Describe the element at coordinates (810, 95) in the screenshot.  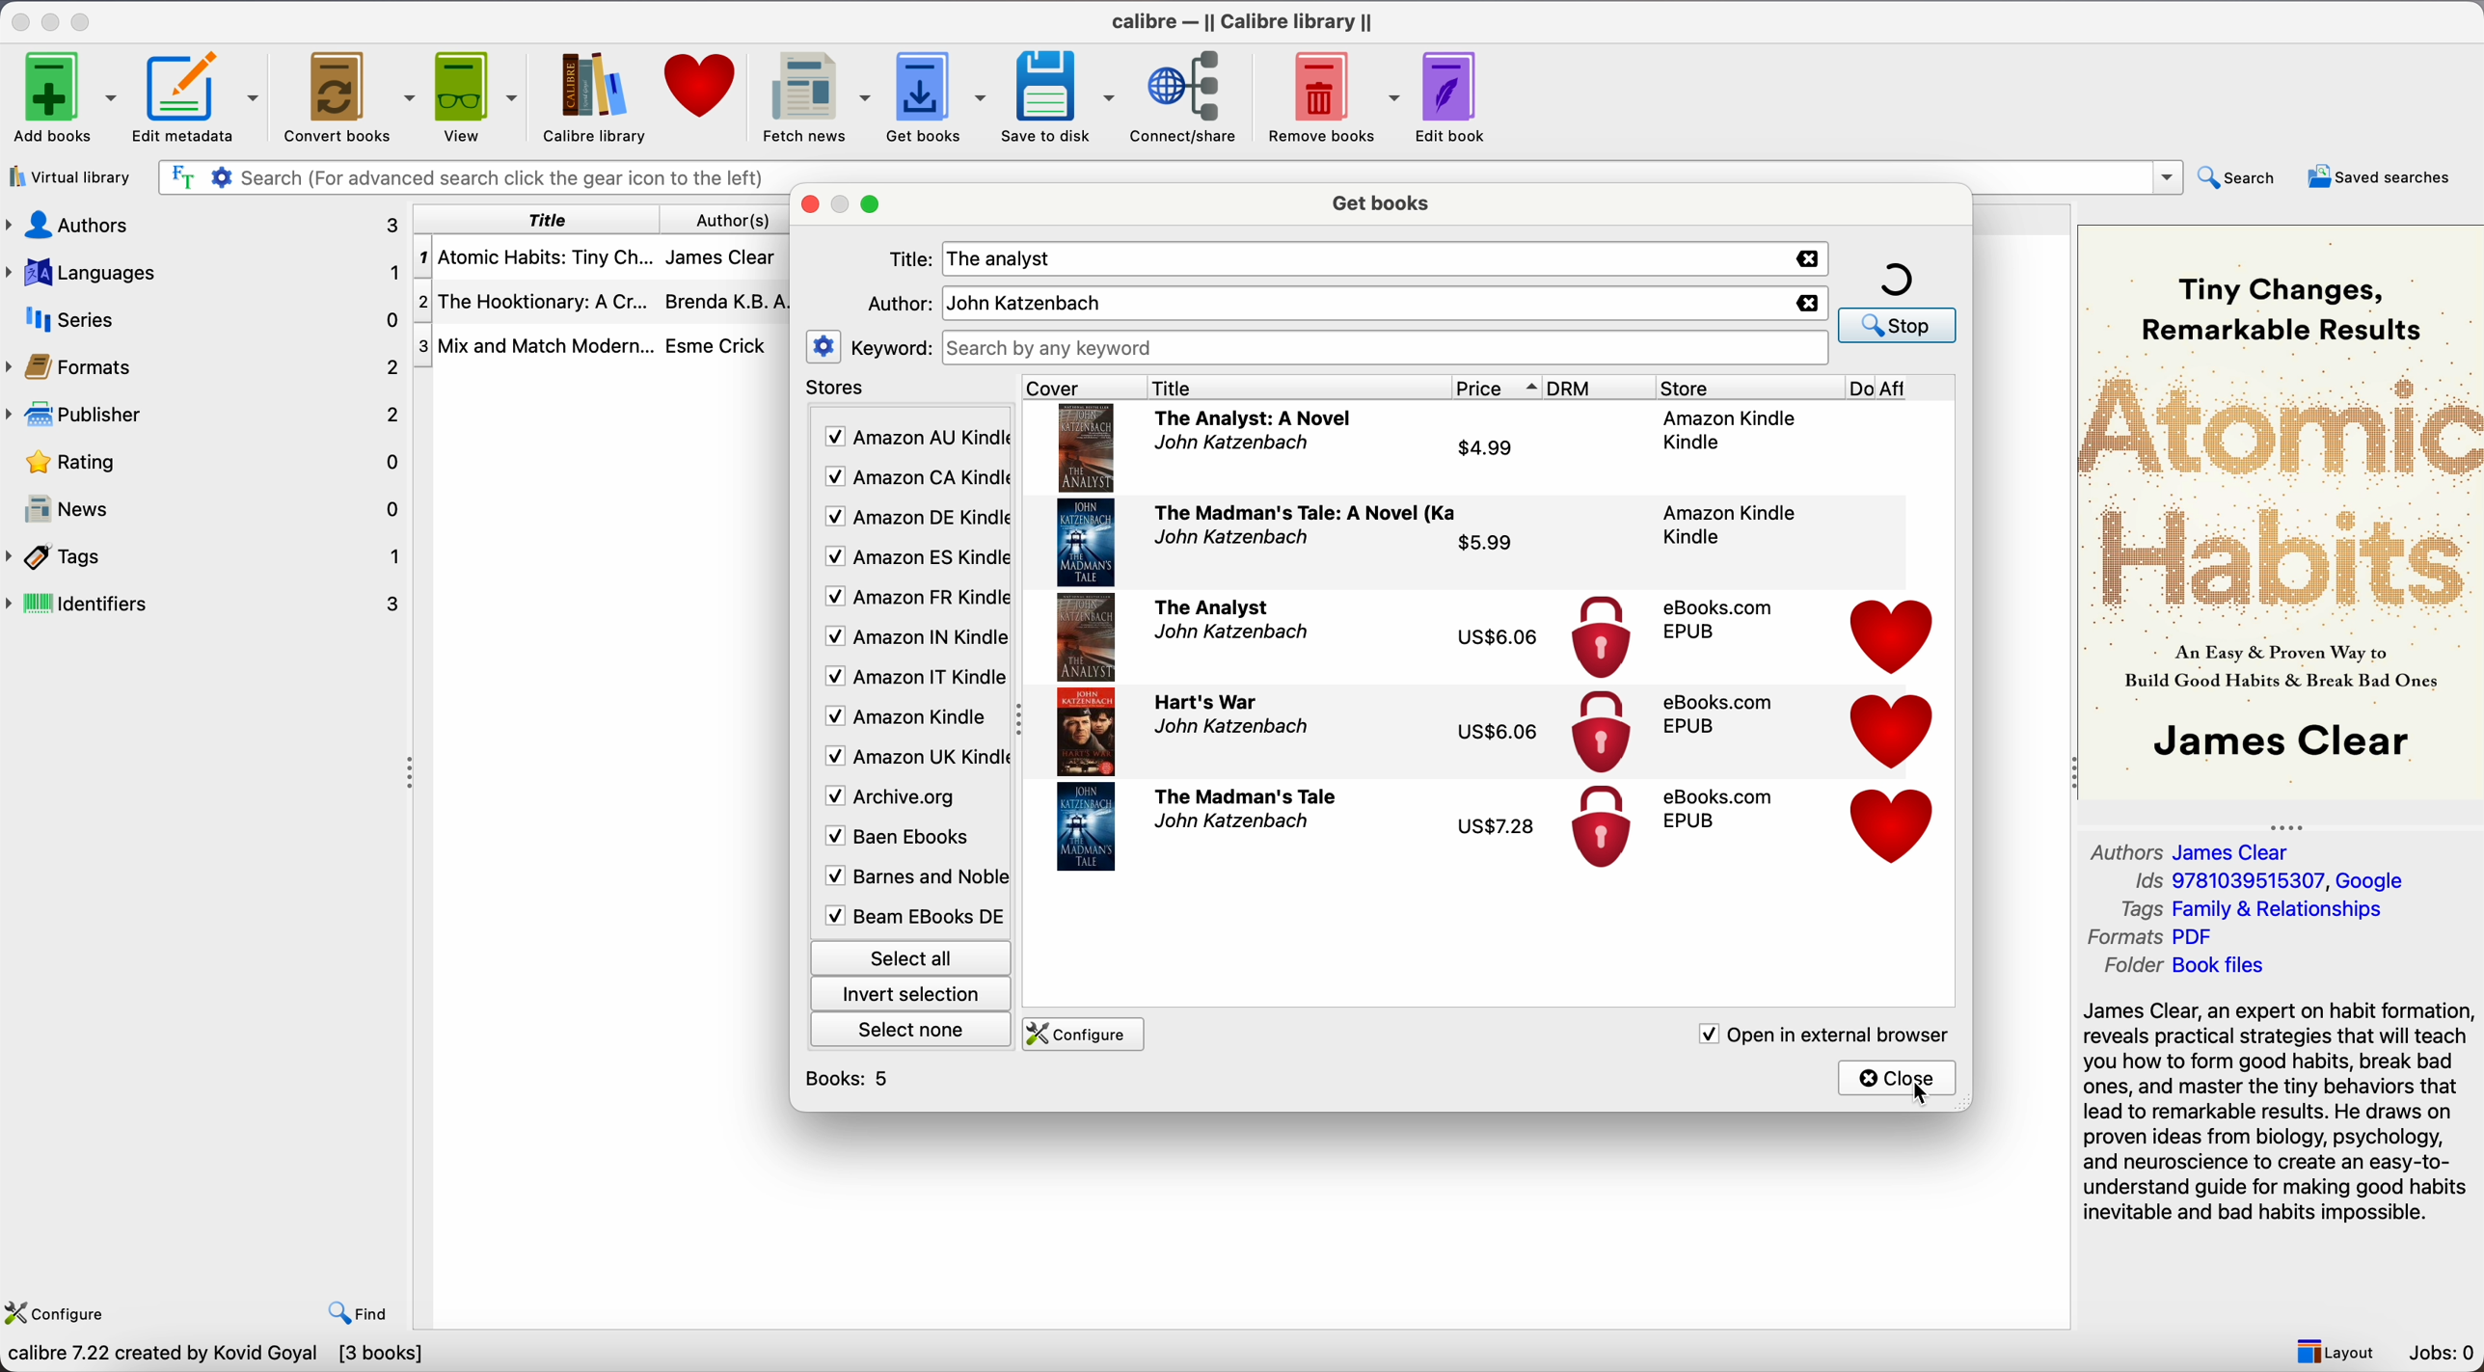
I see `fetch news` at that location.